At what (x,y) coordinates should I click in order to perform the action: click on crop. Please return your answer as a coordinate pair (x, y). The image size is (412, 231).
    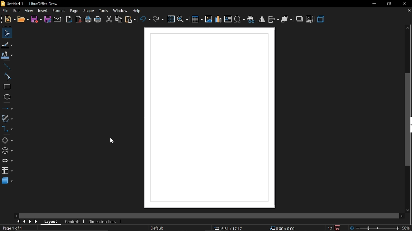
    Looking at the image, I should click on (309, 20).